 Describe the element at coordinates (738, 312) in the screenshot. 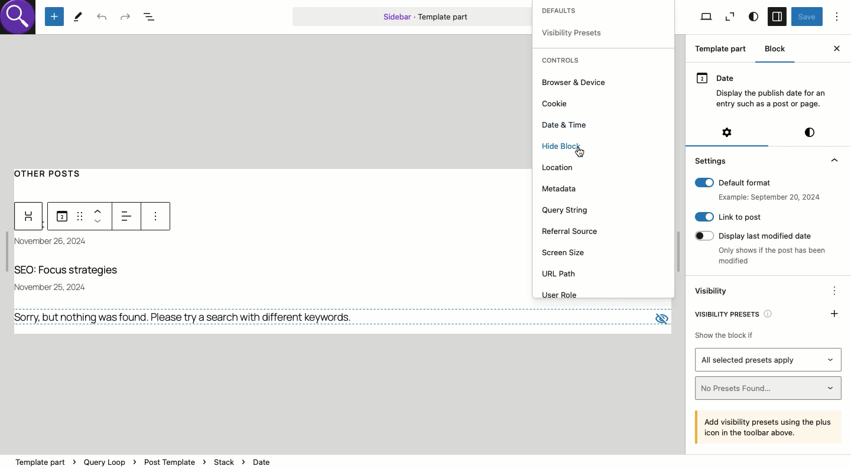

I see `Visibility presets ` at that location.